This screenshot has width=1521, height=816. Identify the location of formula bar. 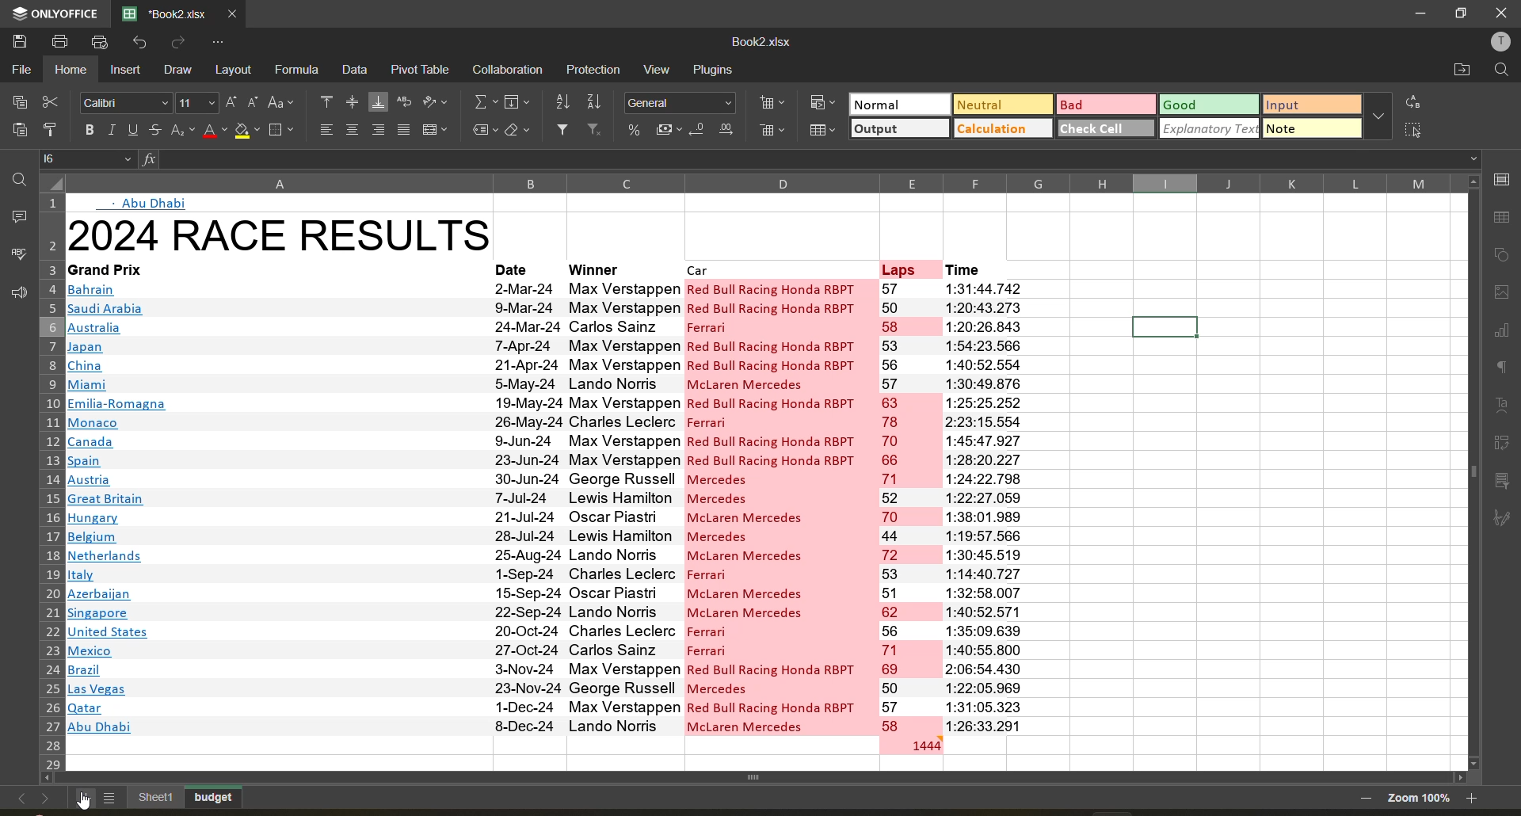
(809, 158).